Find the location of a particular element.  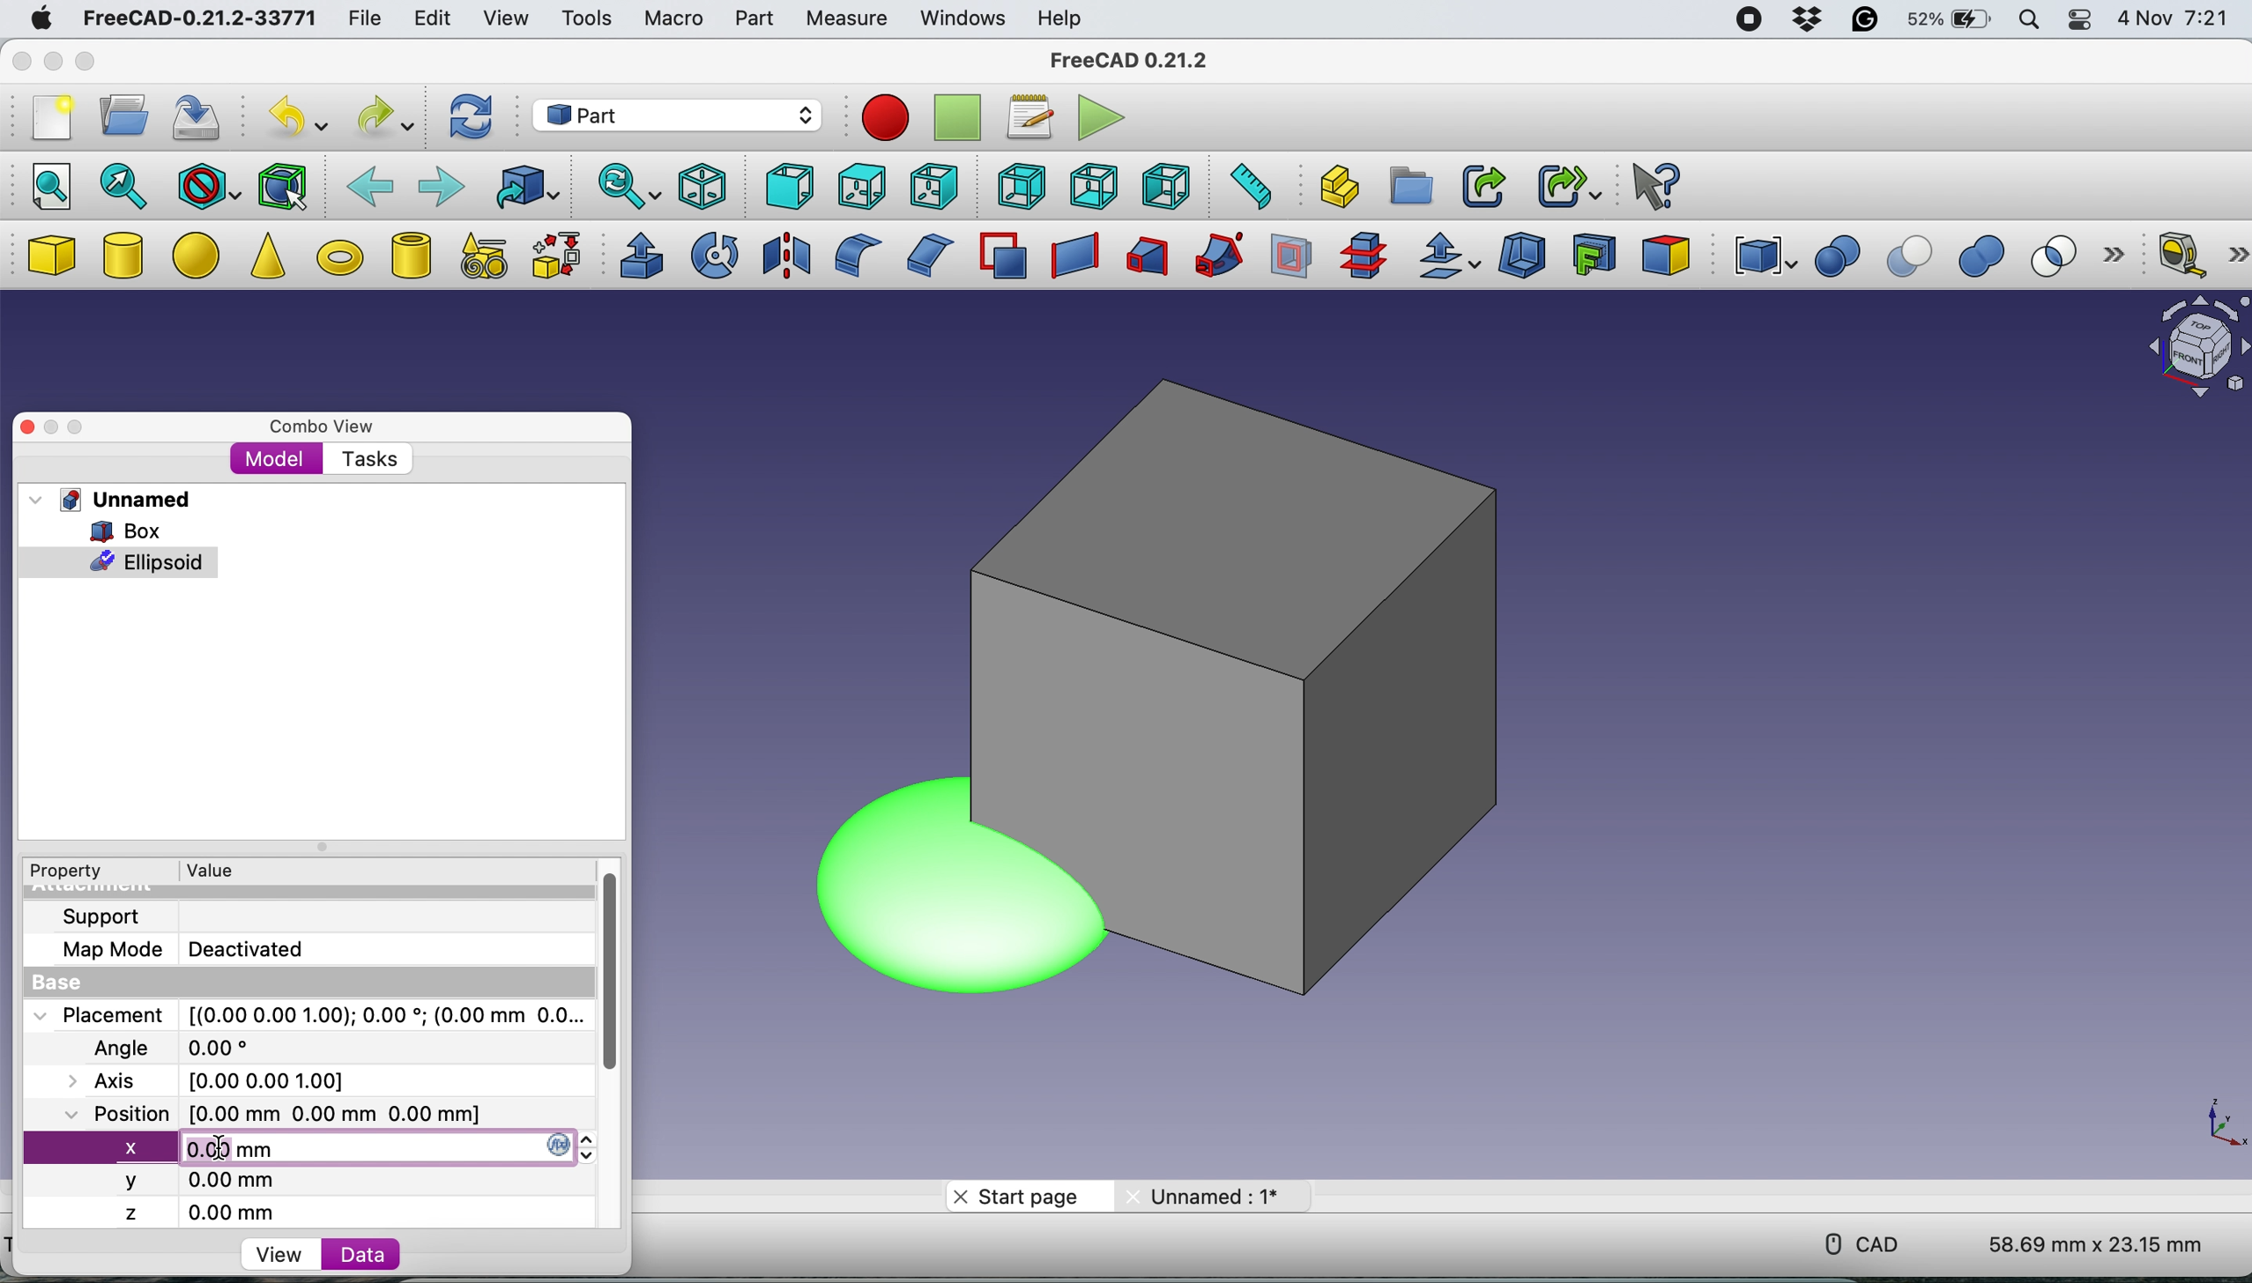

z 0.00 mm is located at coordinates (212, 1213).